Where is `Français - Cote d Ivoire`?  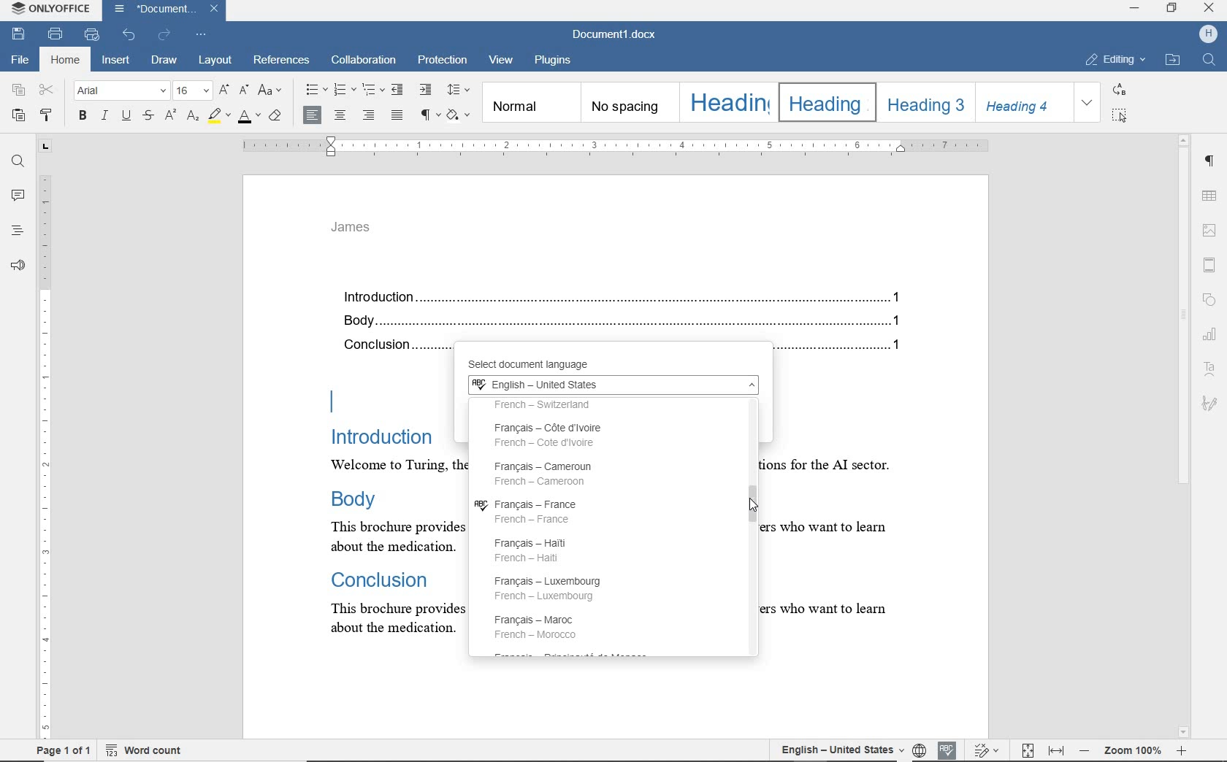
Français - Cote d Ivoire is located at coordinates (561, 436).